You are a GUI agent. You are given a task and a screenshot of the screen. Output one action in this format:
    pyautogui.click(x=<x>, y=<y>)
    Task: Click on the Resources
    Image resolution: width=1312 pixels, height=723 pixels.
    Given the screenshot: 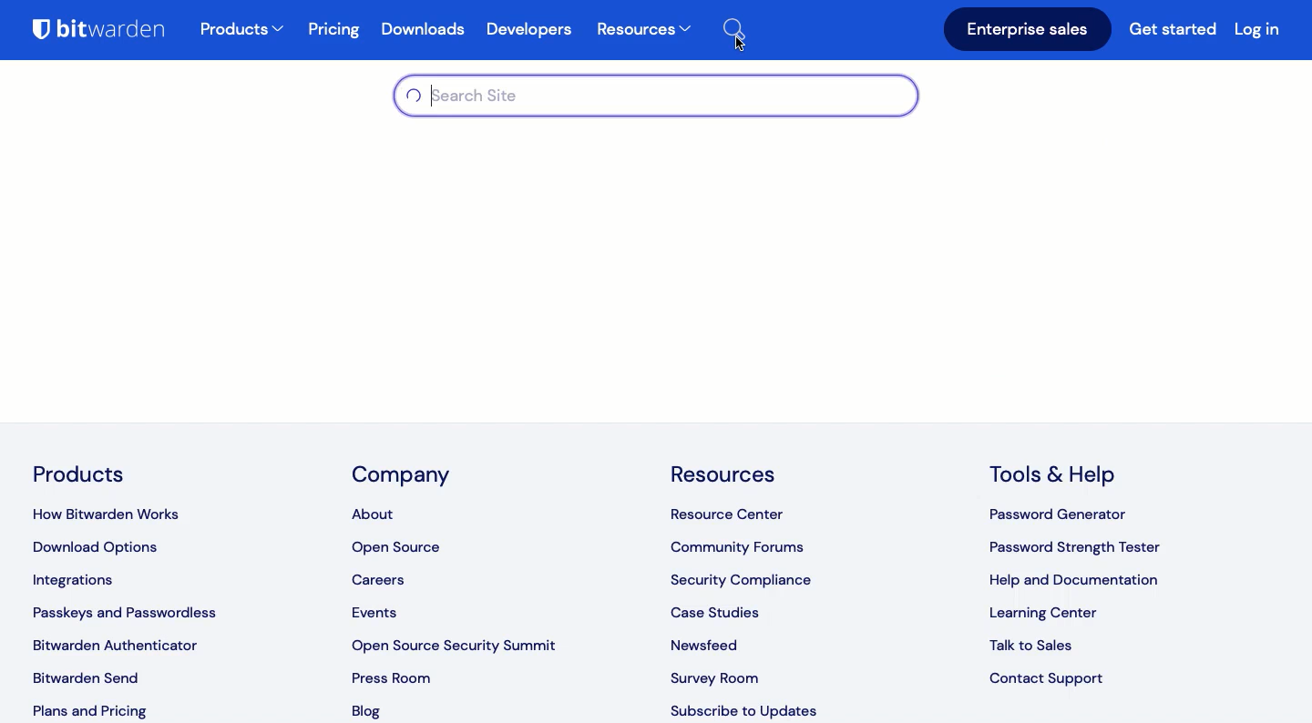 What is the action you would take?
    pyautogui.click(x=643, y=31)
    